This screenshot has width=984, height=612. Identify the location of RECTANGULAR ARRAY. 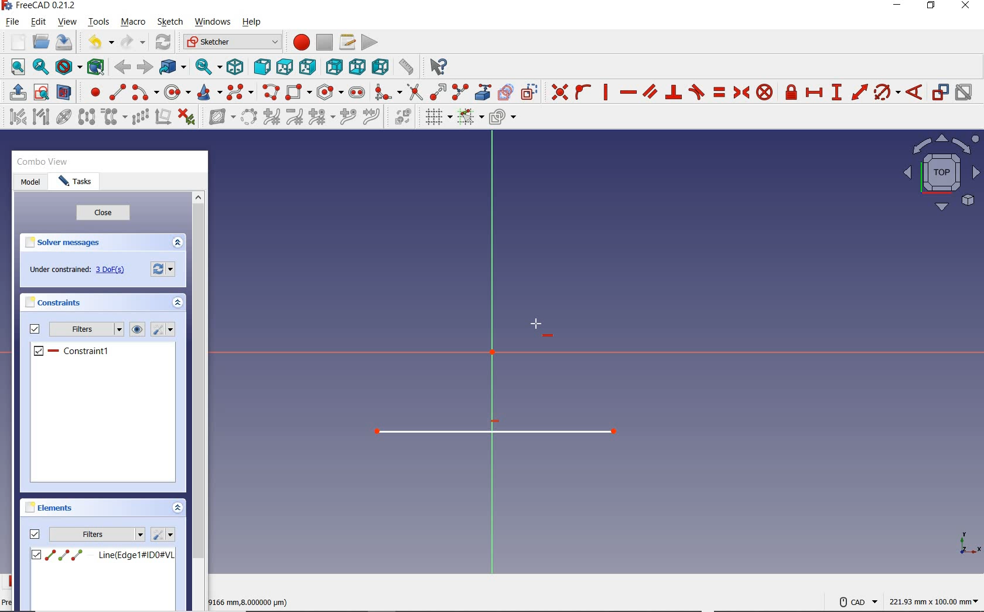
(140, 116).